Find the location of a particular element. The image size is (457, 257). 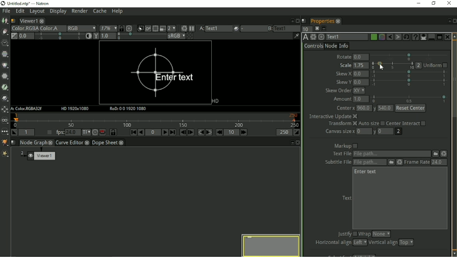

Color A is located at coordinates (50, 28).